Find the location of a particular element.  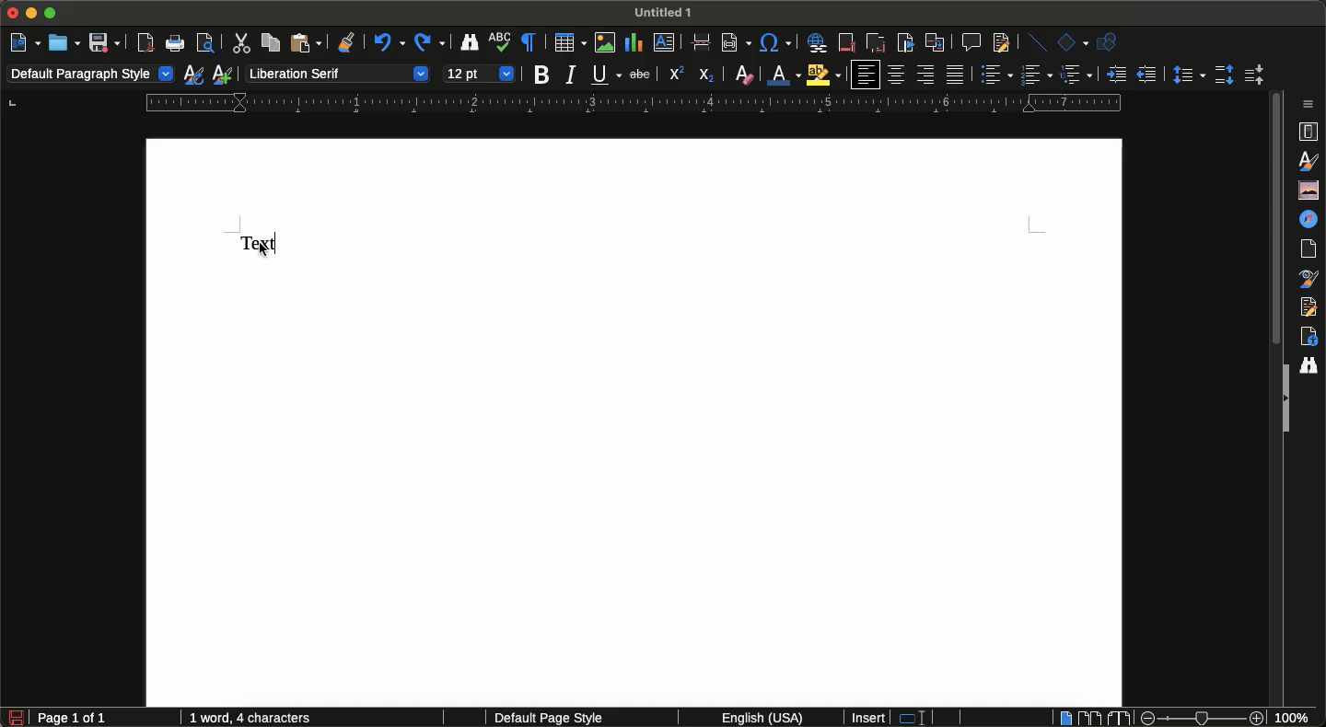

Select outline format is located at coordinates (1076, 75).